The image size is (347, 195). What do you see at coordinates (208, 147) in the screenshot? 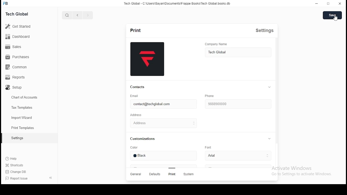
I see `Font` at bounding box center [208, 147].